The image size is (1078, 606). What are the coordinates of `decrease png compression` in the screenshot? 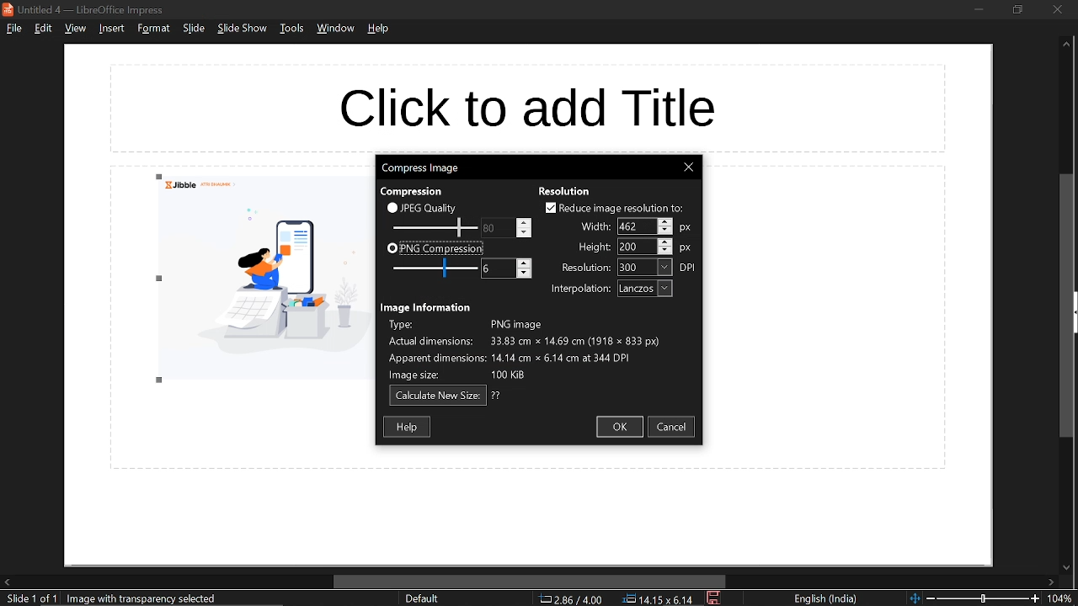 It's located at (524, 274).